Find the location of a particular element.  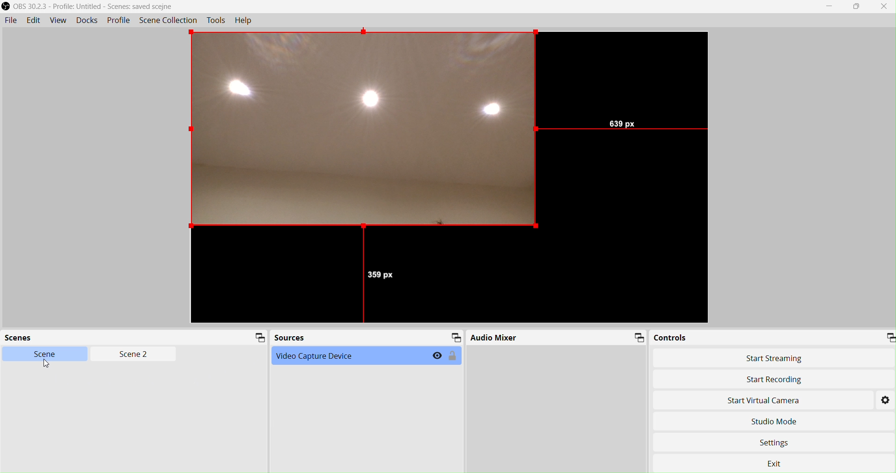

Docks is located at coordinates (89, 21).